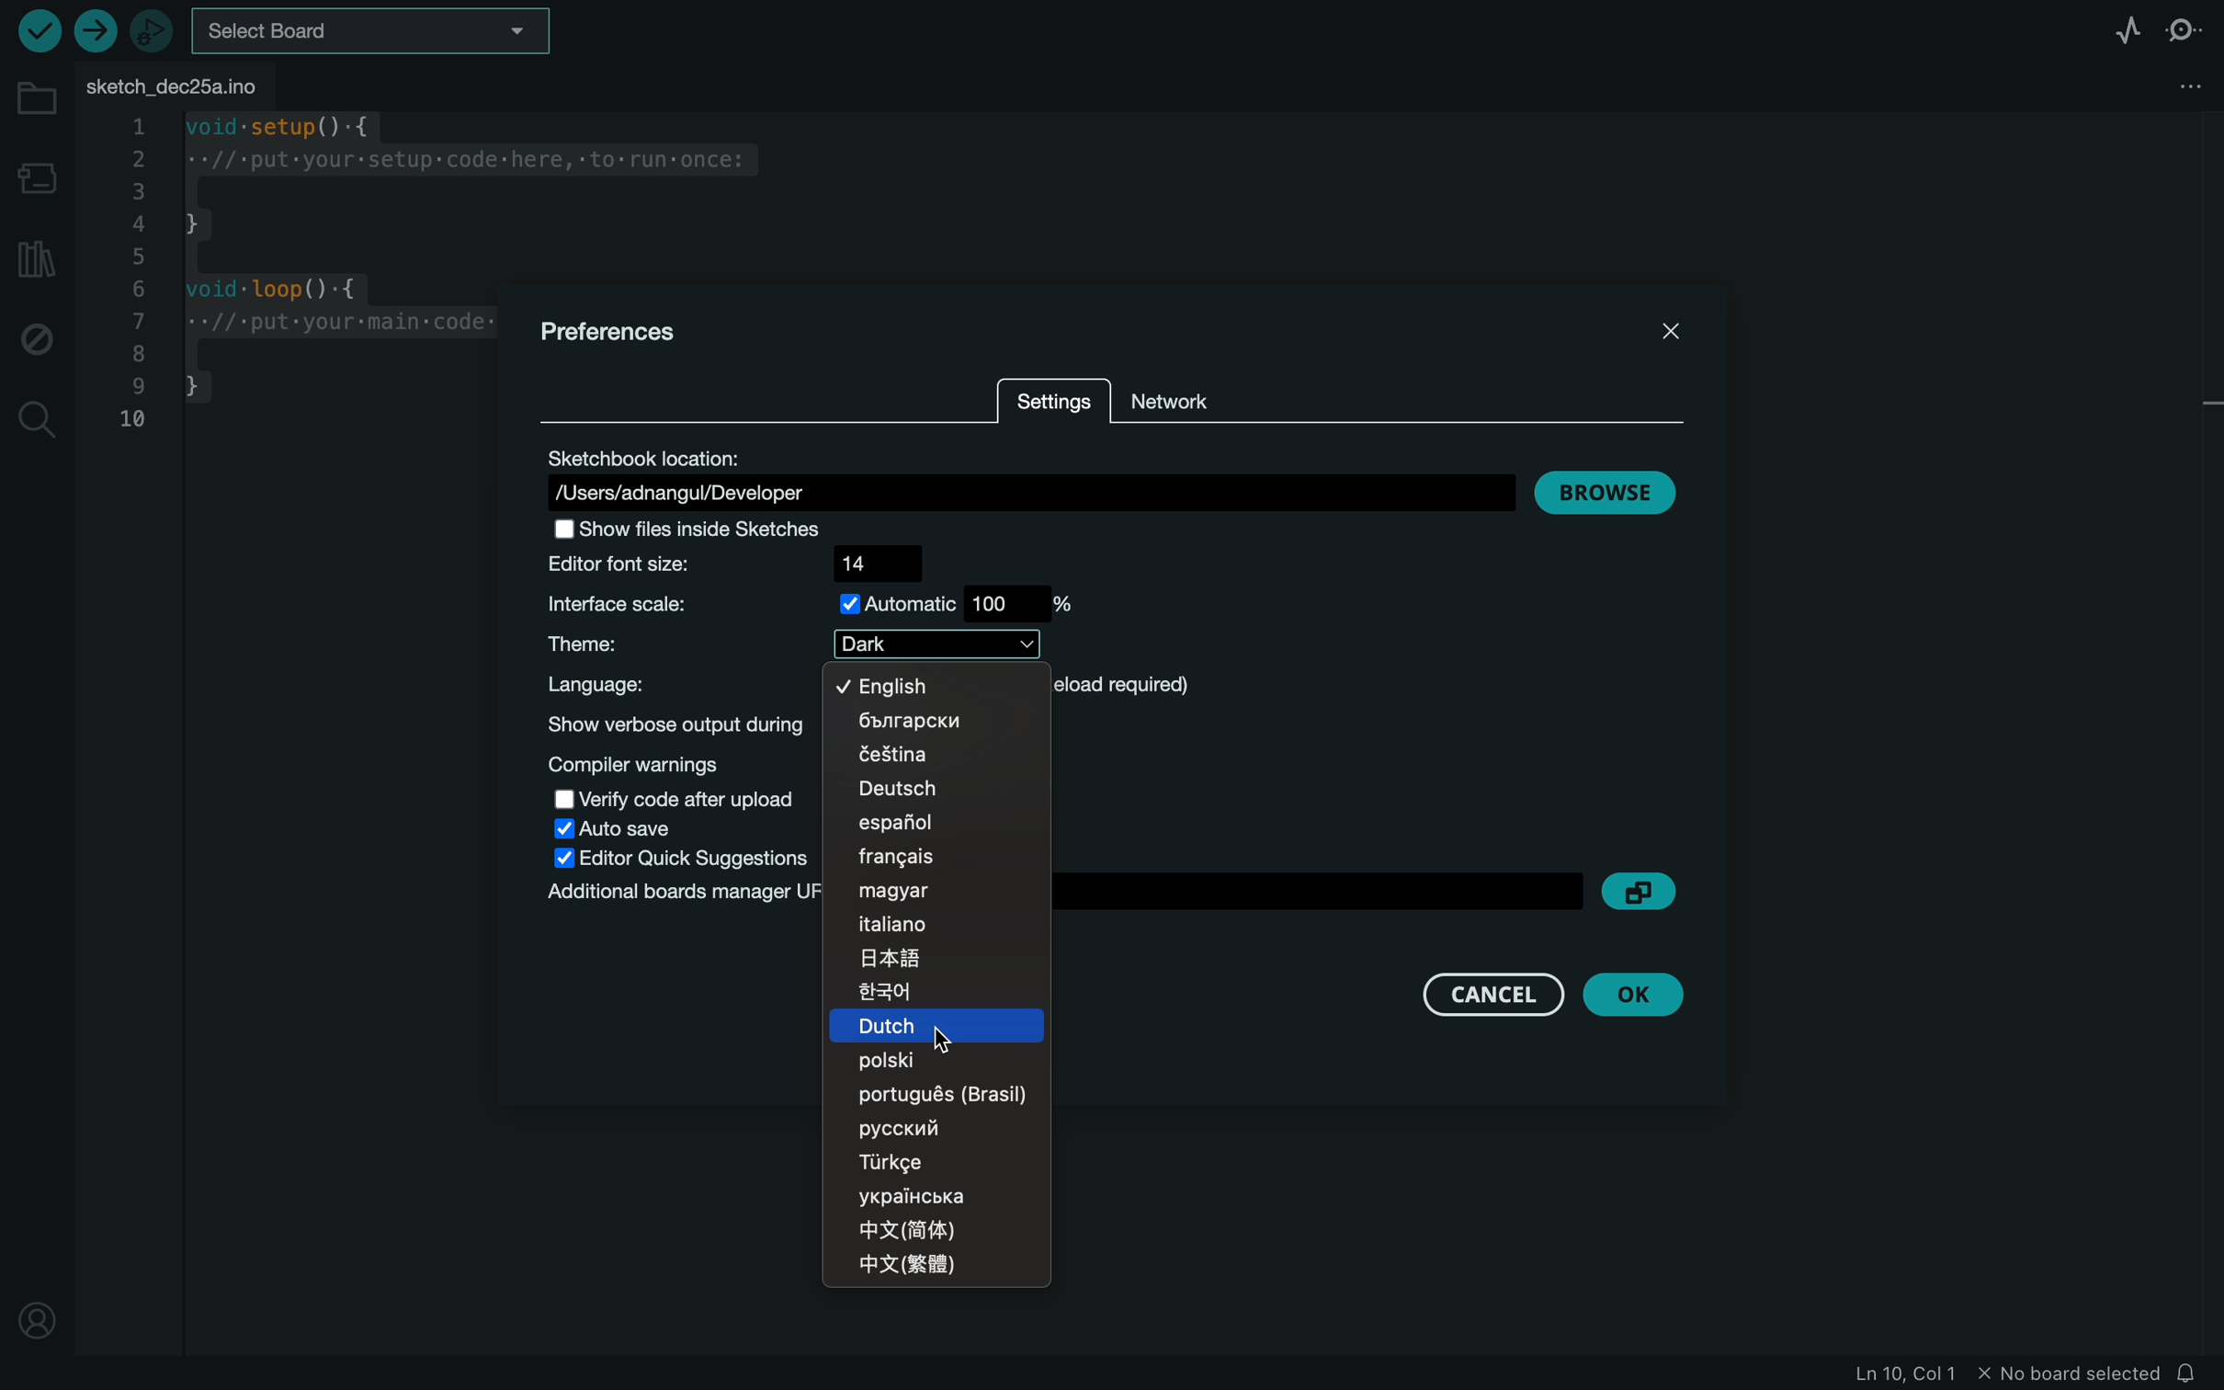 The height and width of the screenshot is (1390, 2224). Describe the element at coordinates (1489, 996) in the screenshot. I see `cancel` at that location.